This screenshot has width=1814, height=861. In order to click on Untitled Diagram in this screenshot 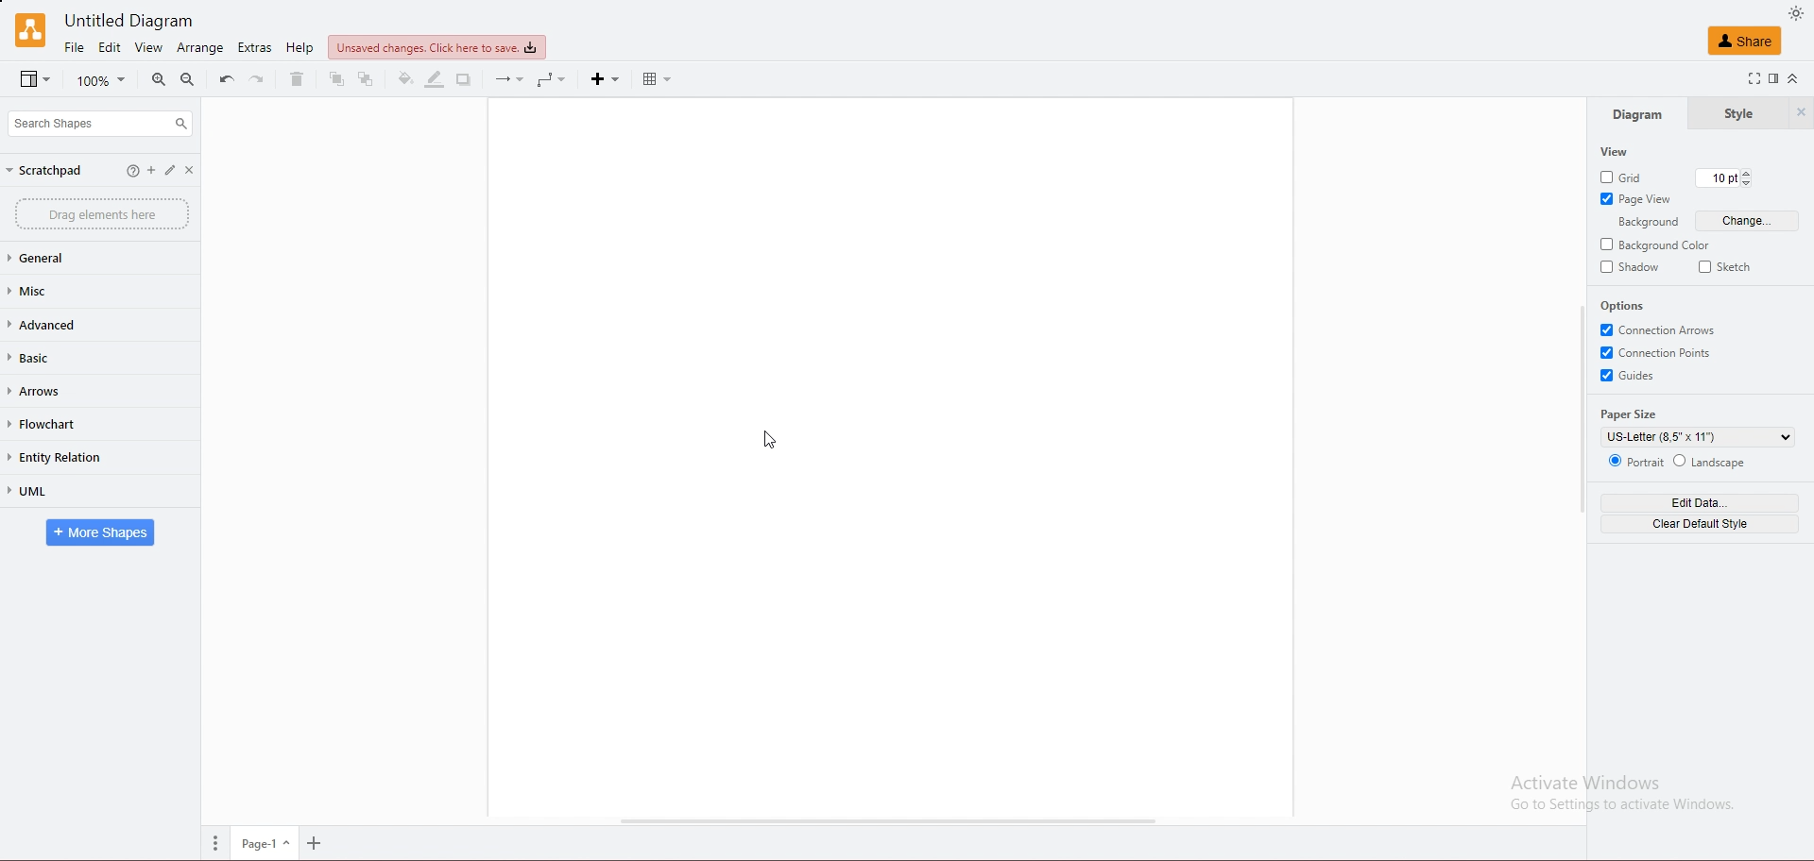, I will do `click(130, 20)`.